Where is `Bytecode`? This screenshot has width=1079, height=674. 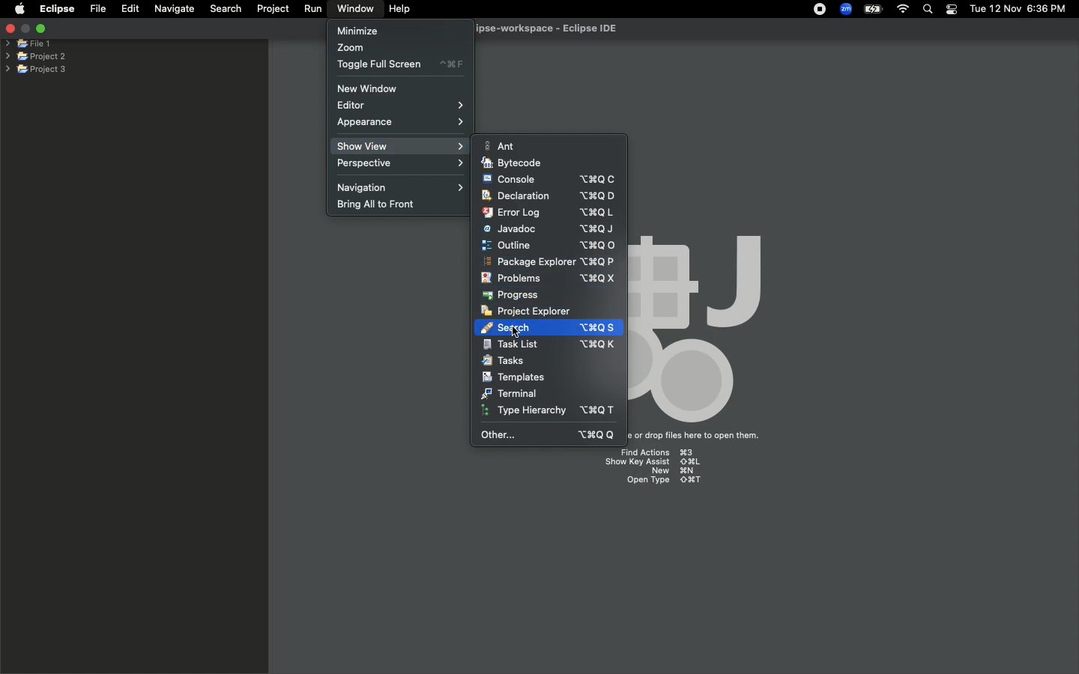
Bytecode is located at coordinates (513, 163).